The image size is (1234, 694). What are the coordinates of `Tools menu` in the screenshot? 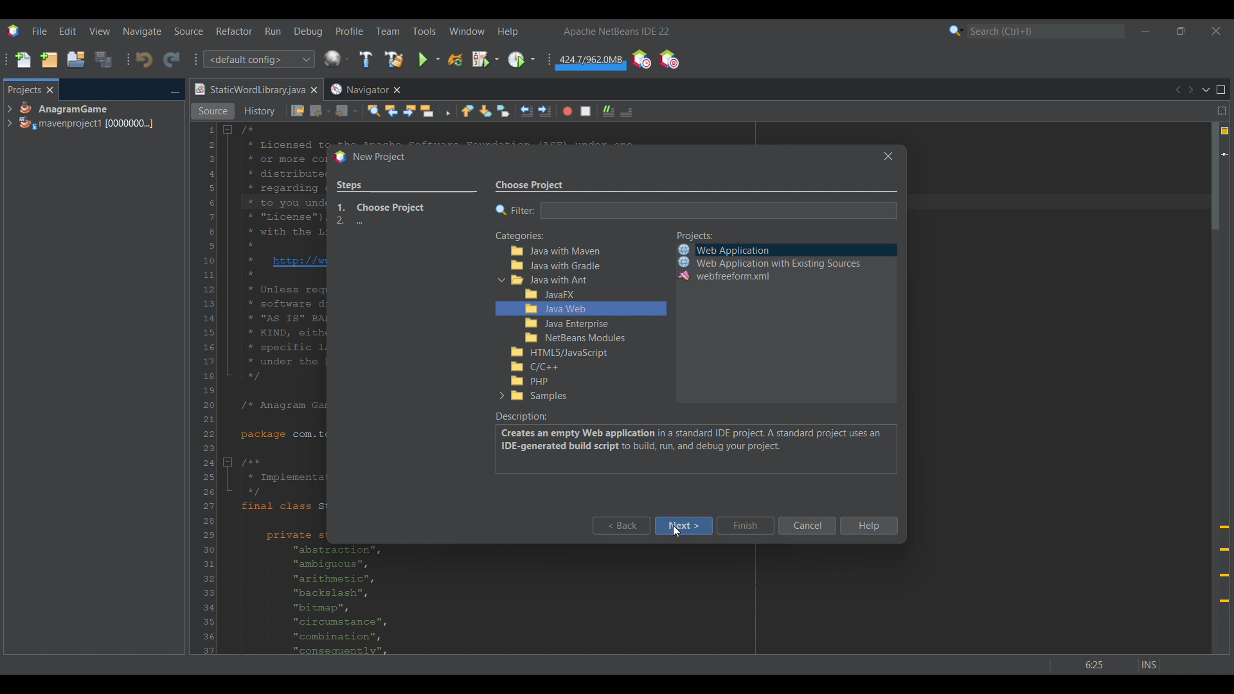 It's located at (424, 31).